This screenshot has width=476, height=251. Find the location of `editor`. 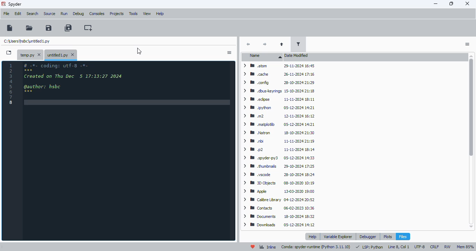

editor is located at coordinates (128, 151).